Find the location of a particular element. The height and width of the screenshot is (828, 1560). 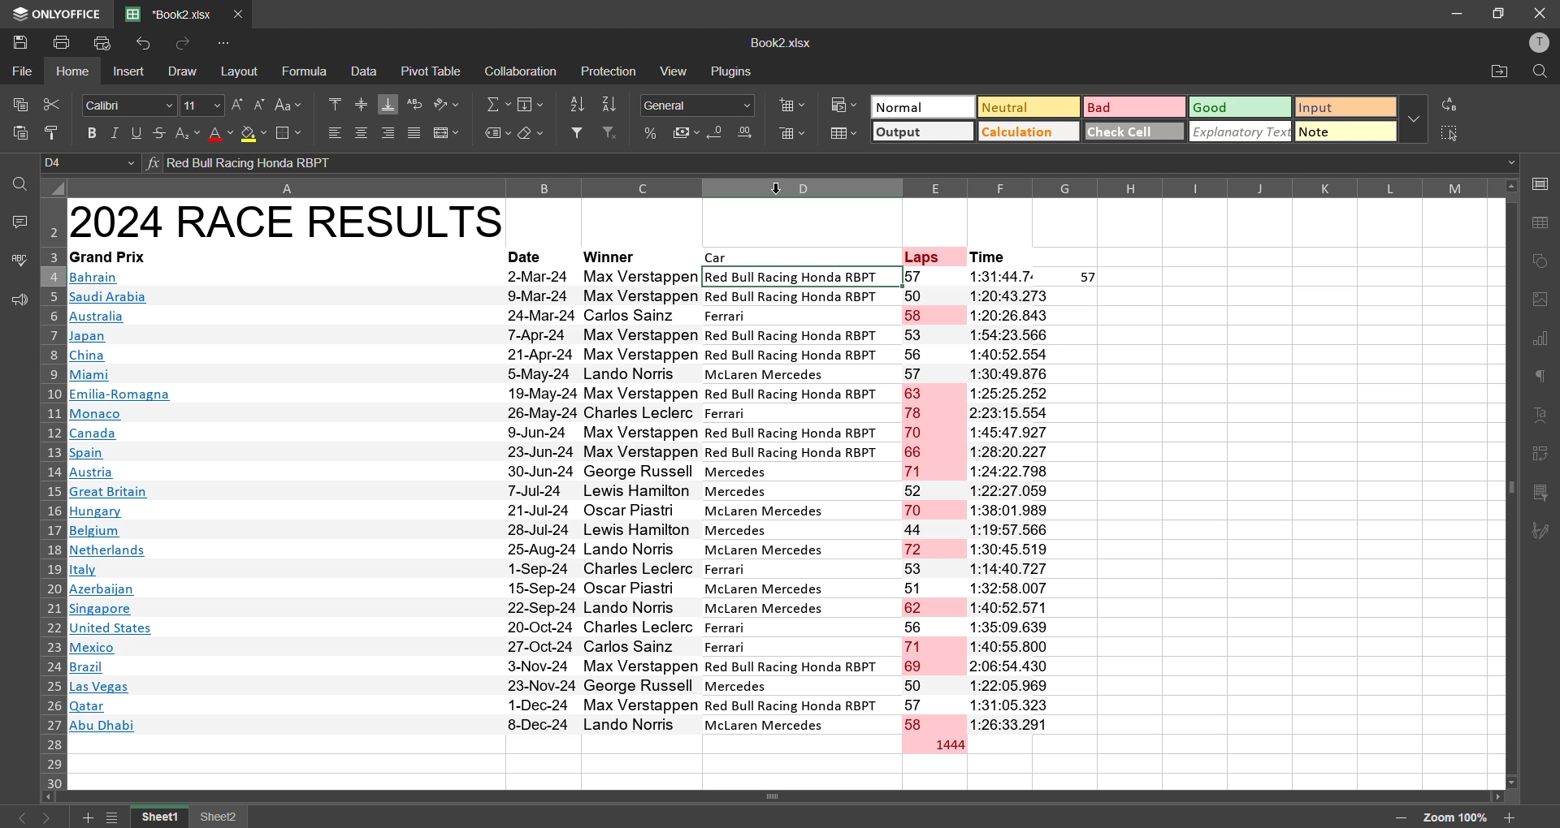

cell address is located at coordinates (92, 163).